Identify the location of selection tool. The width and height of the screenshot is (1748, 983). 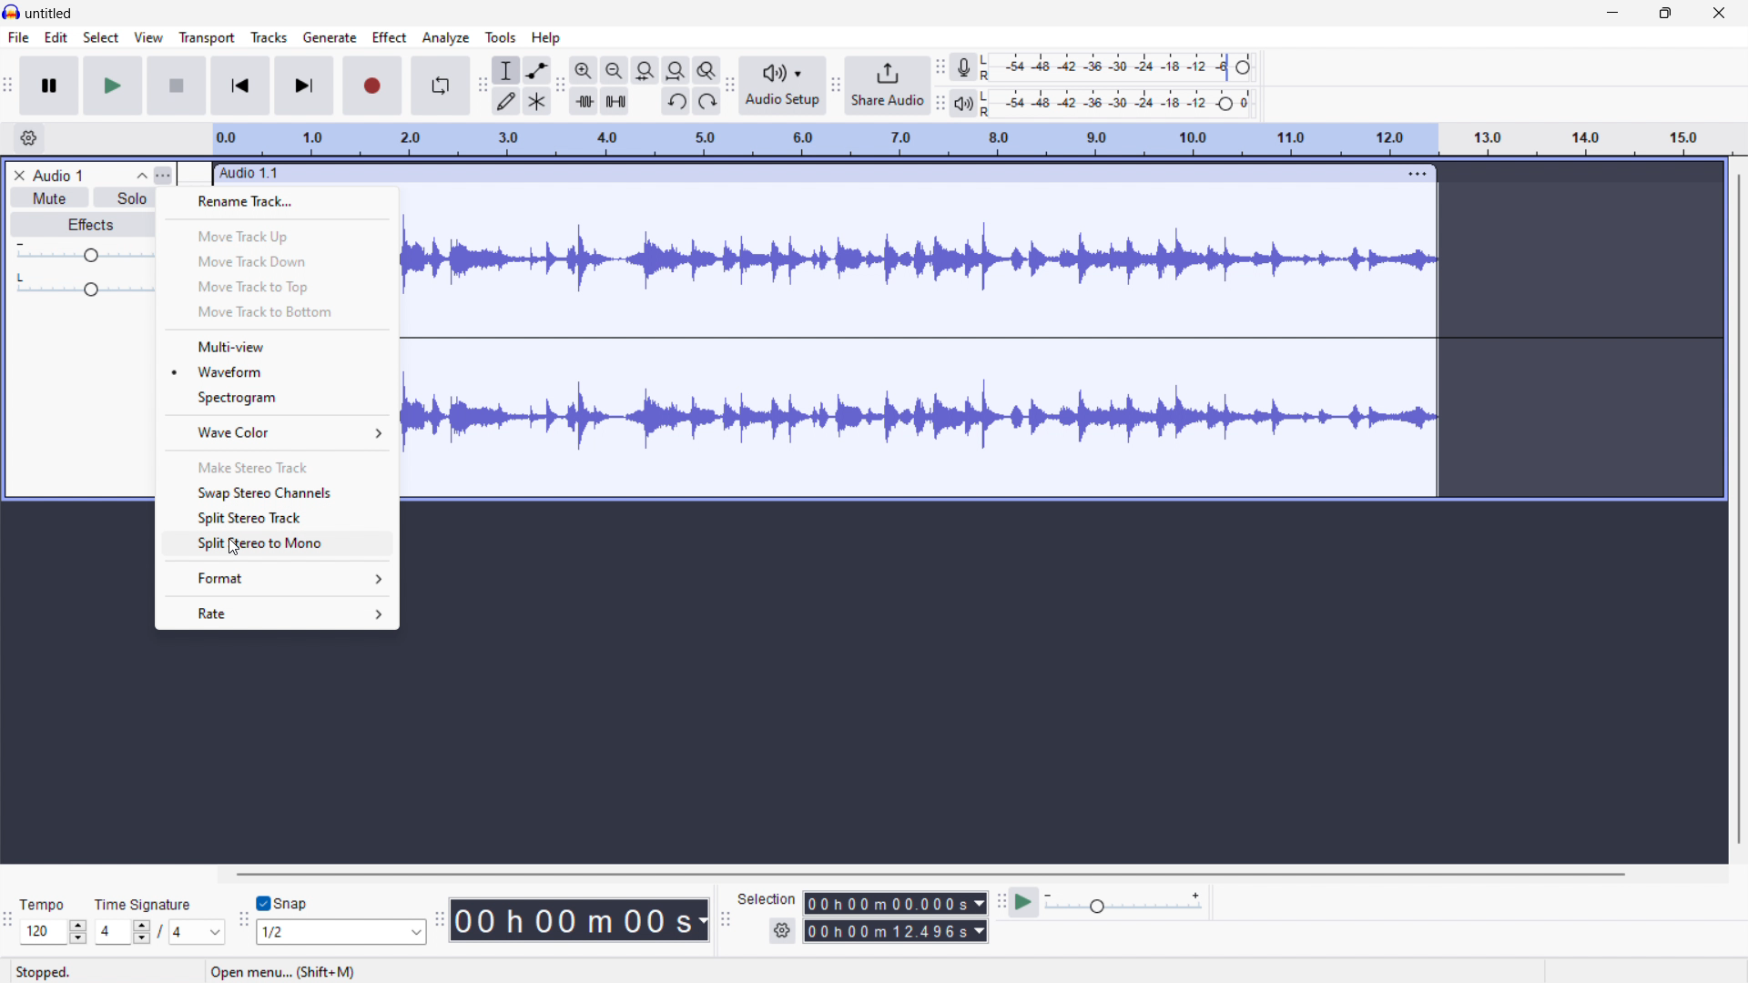
(506, 70).